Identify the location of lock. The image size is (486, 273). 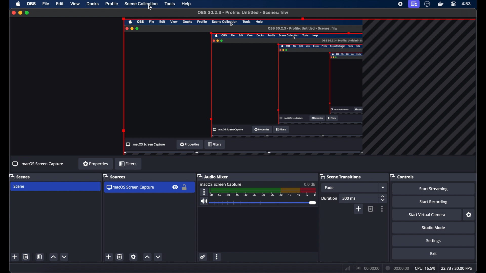
(185, 188).